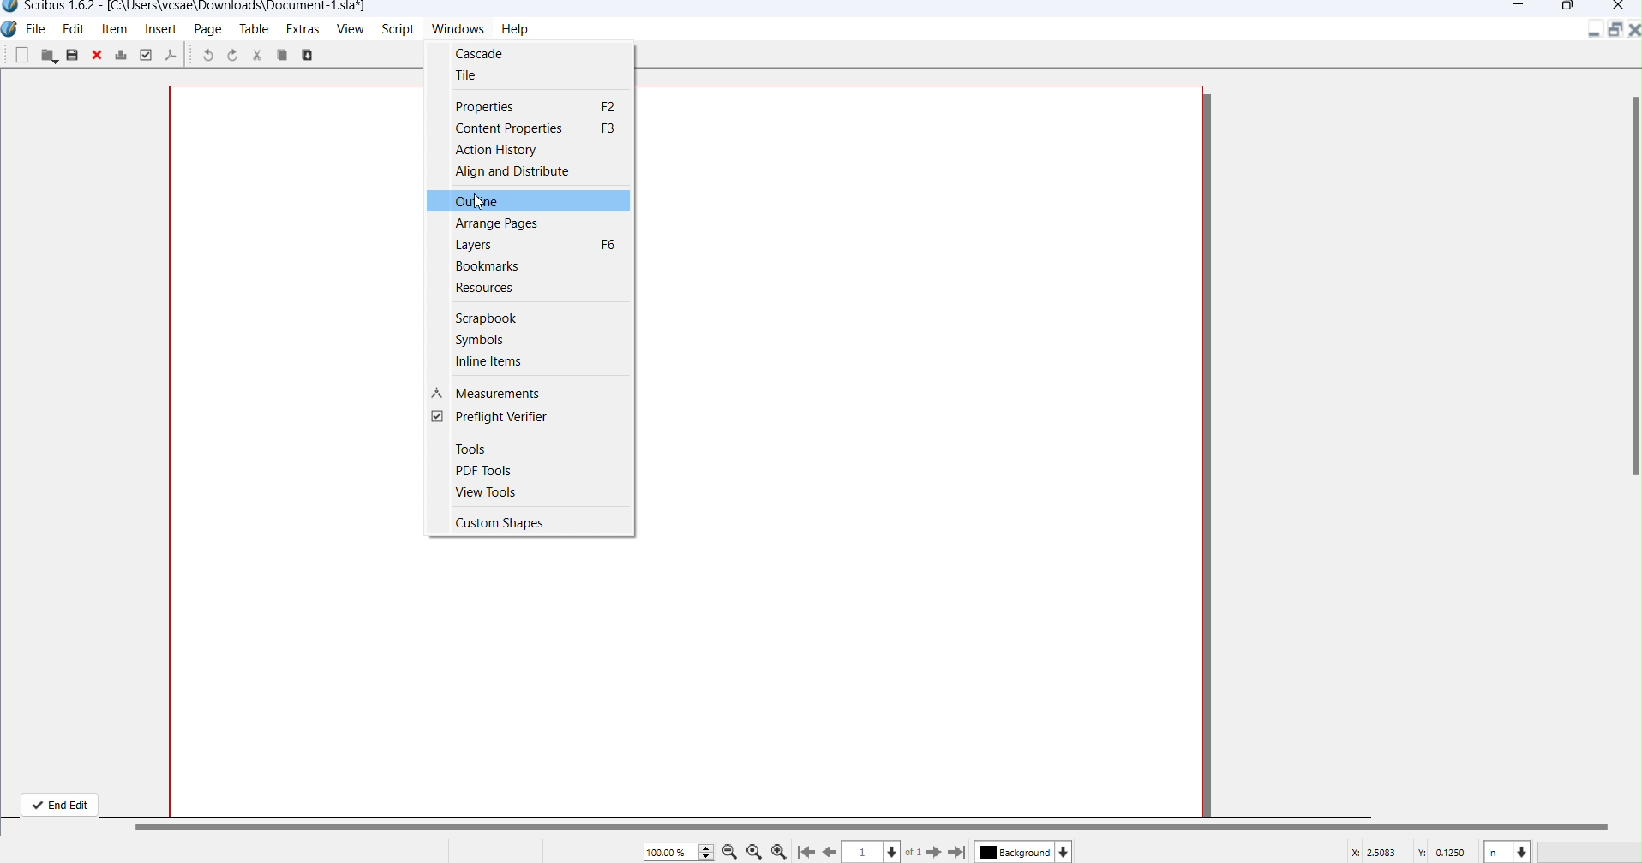 The image size is (1642, 863). Describe the element at coordinates (780, 851) in the screenshot. I see `zoom in` at that location.